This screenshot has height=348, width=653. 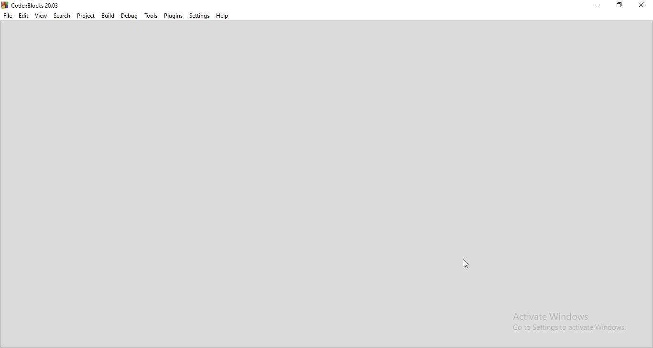 I want to click on Minimise, so click(x=597, y=6).